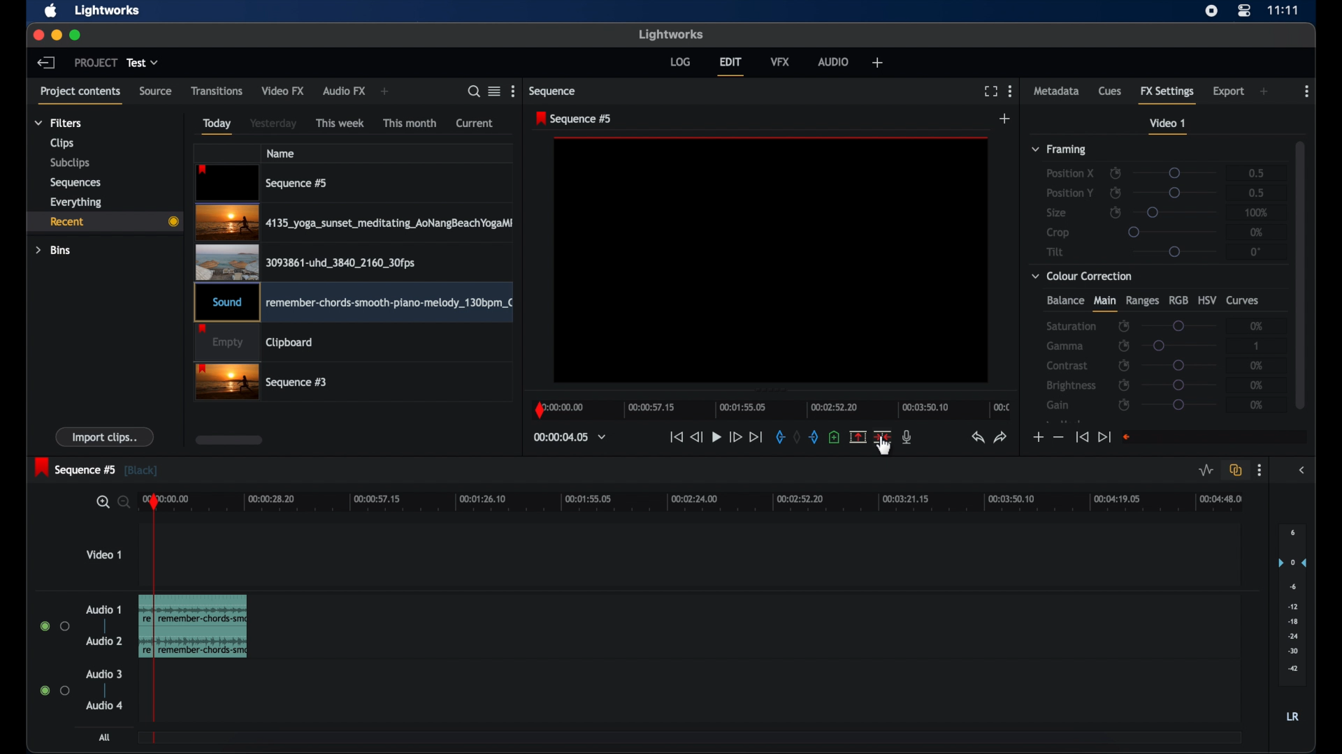 This screenshot has height=754, width=1342. Describe the element at coordinates (1228, 92) in the screenshot. I see `export` at that location.